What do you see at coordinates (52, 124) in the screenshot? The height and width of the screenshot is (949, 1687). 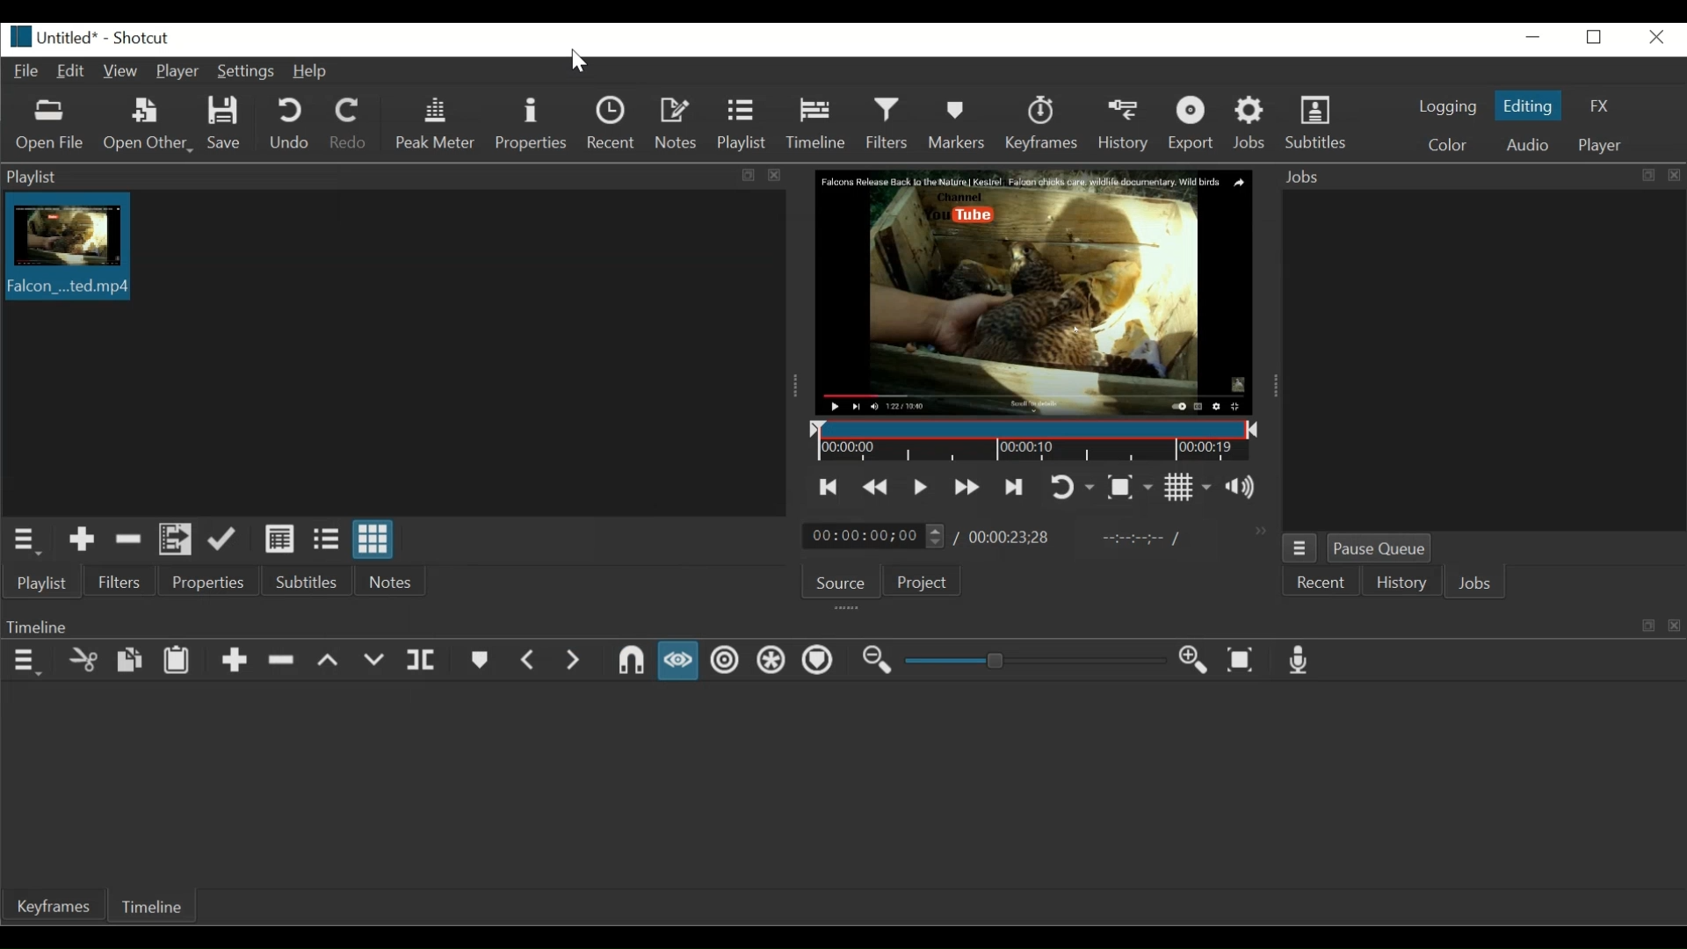 I see `Open File` at bounding box center [52, 124].